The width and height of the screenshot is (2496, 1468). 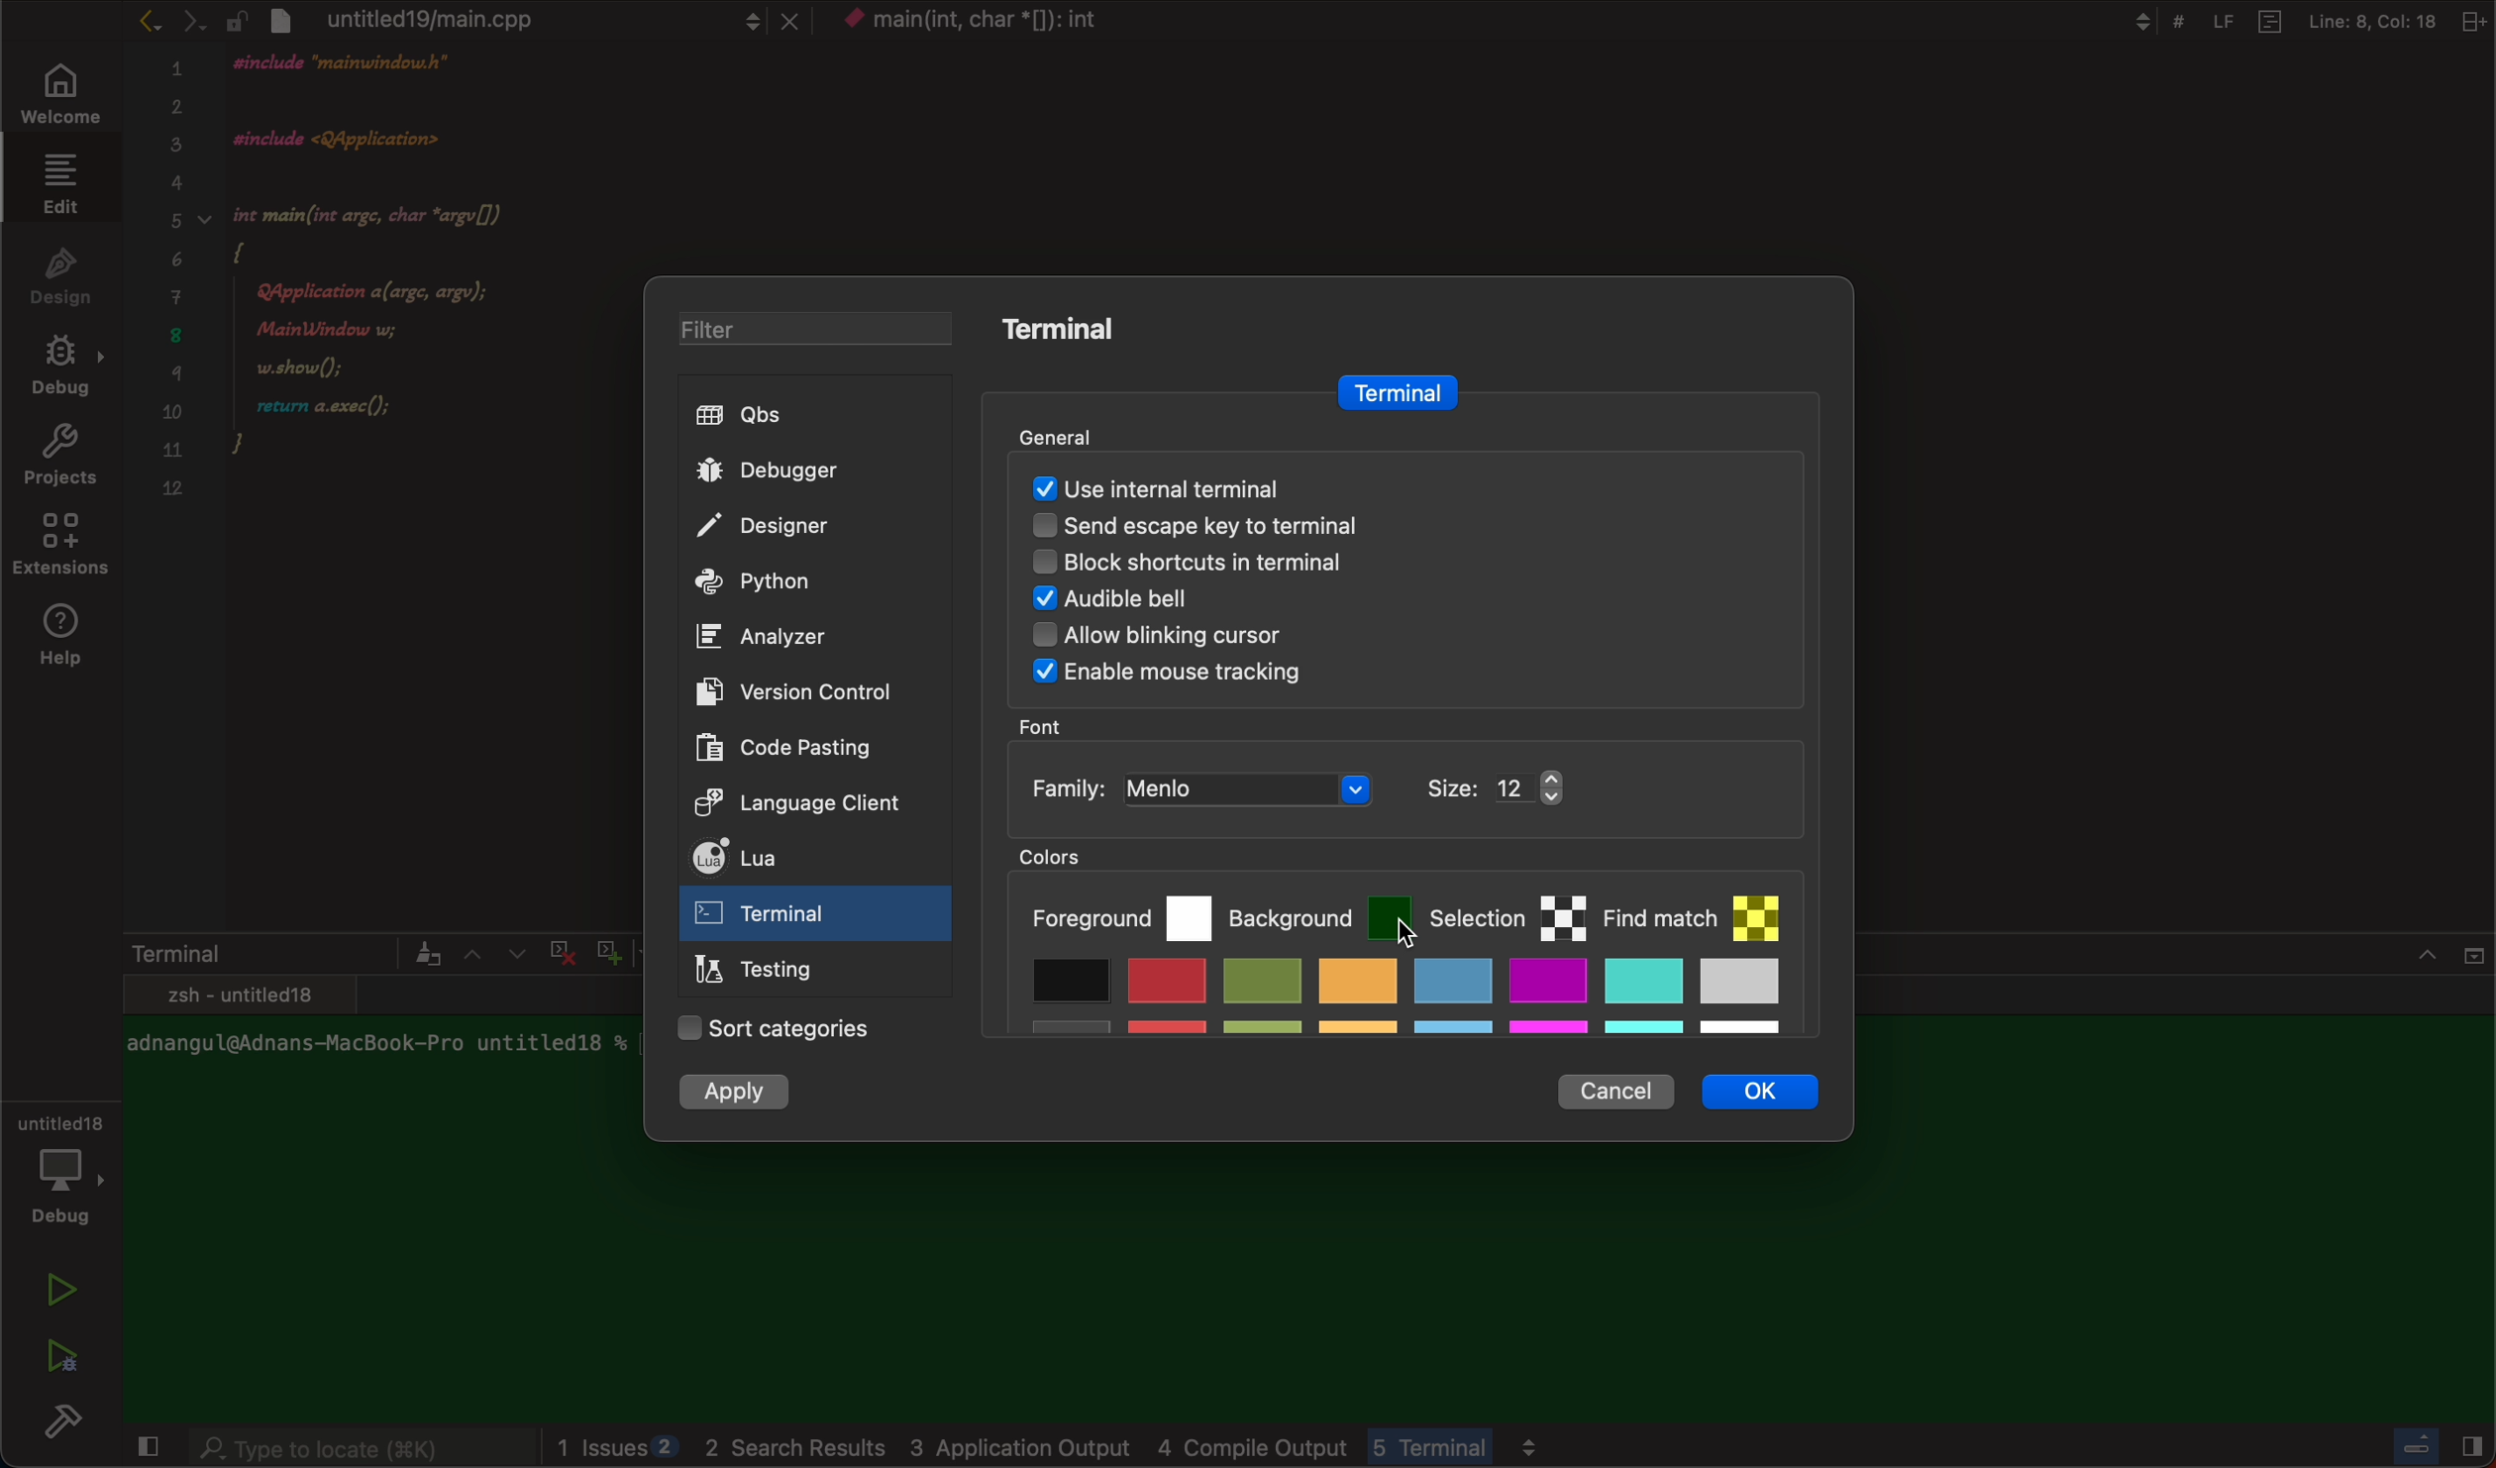 I want to click on font famioly, so click(x=1336, y=789).